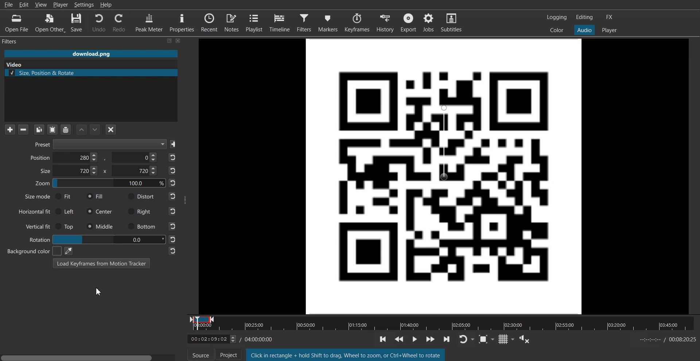 The image size is (700, 361). Describe the element at coordinates (449, 341) in the screenshot. I see `Skip to the next point` at that location.